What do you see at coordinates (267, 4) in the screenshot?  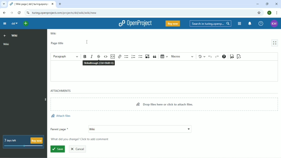 I see `Restore down` at bounding box center [267, 4].